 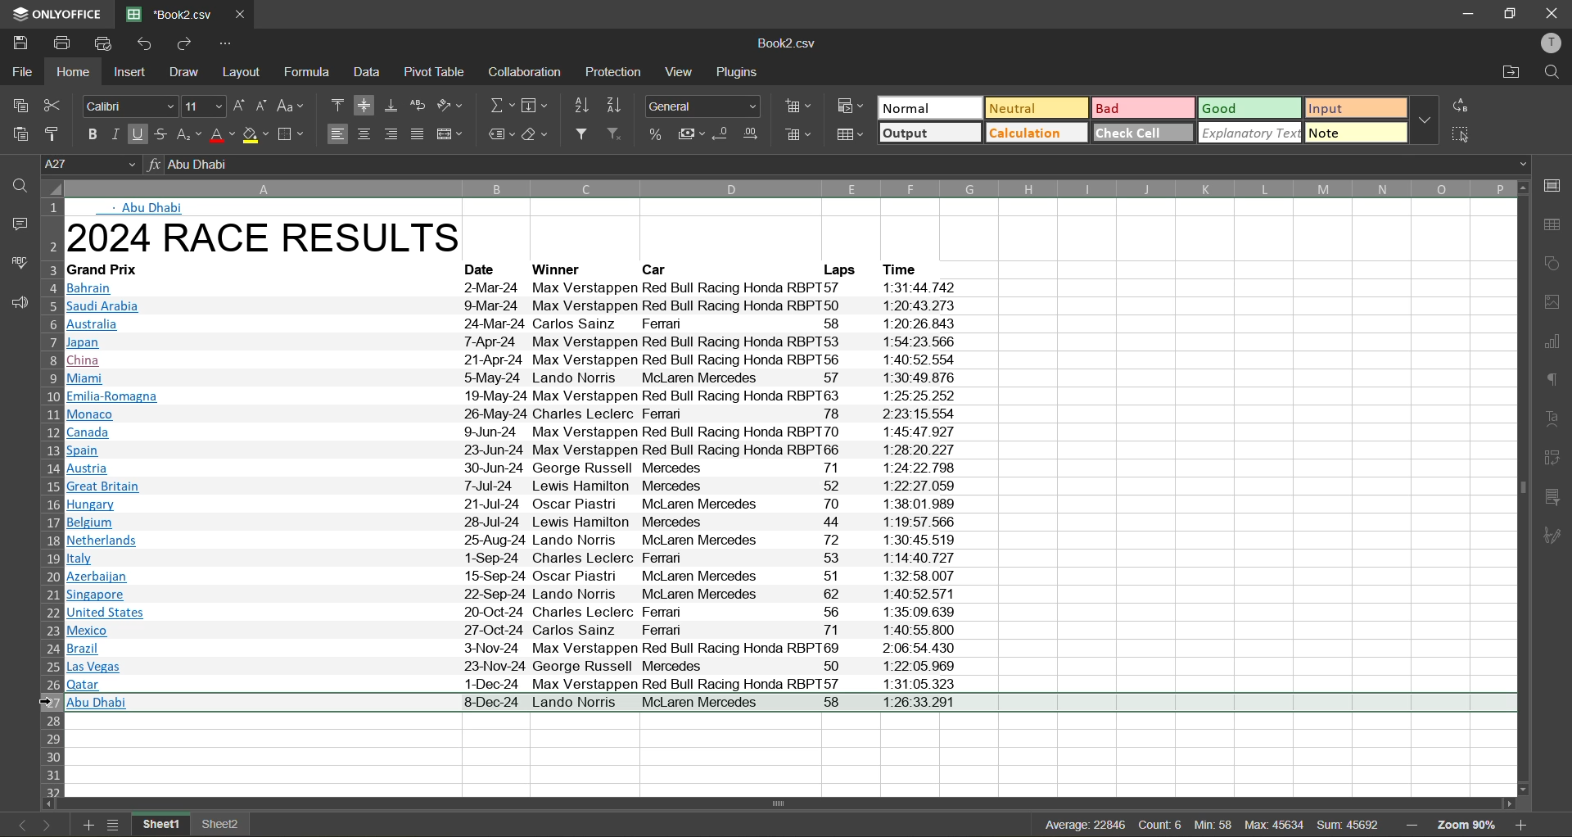 I want to click on pivot table, so click(x=1554, y=462).